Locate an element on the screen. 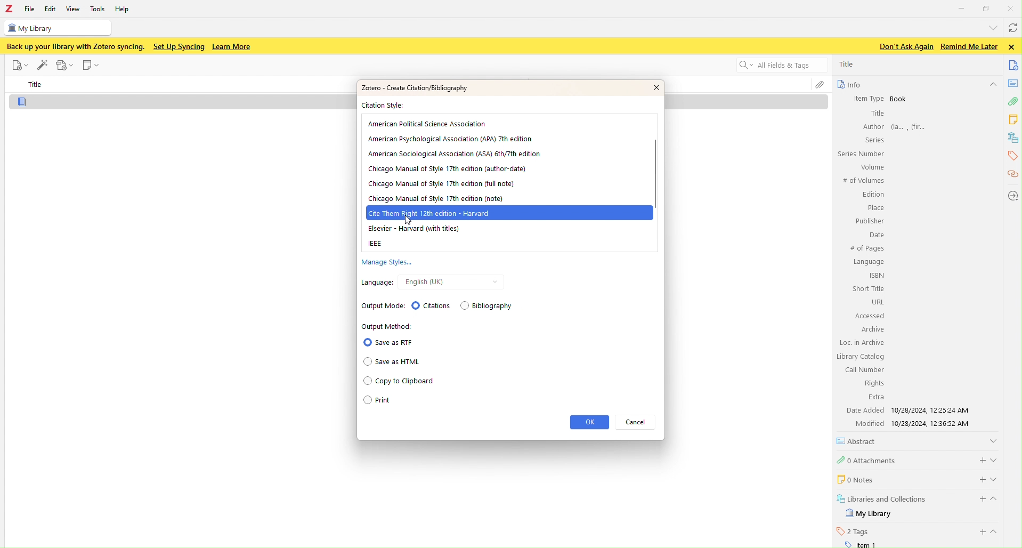  print is located at coordinates (394, 402).